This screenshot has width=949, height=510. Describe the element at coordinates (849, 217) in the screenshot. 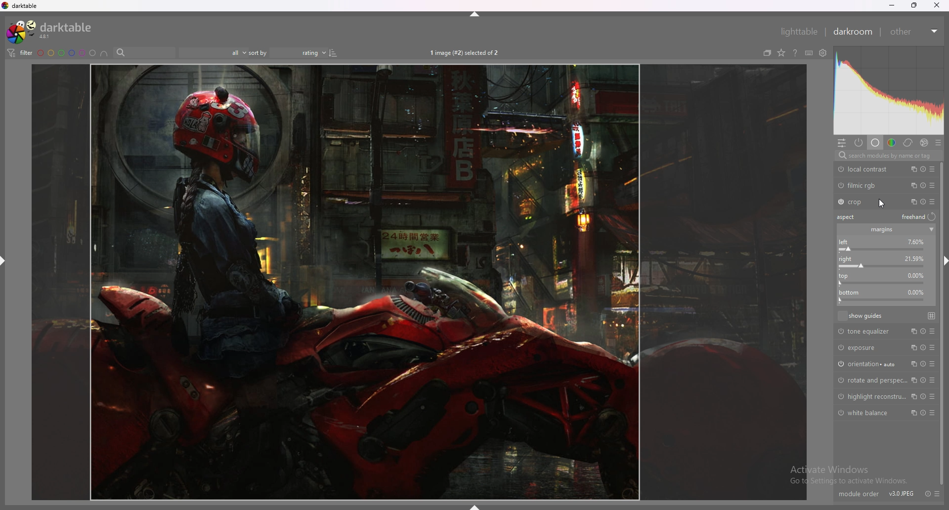

I see `aspect` at that location.